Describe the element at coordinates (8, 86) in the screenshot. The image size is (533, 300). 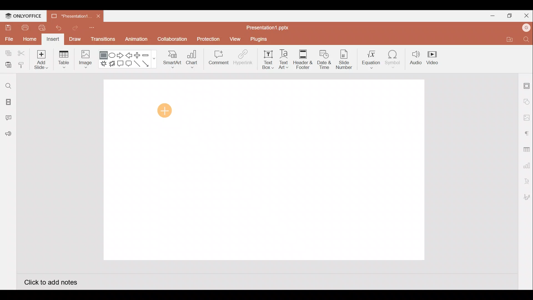
I see `Find` at that location.